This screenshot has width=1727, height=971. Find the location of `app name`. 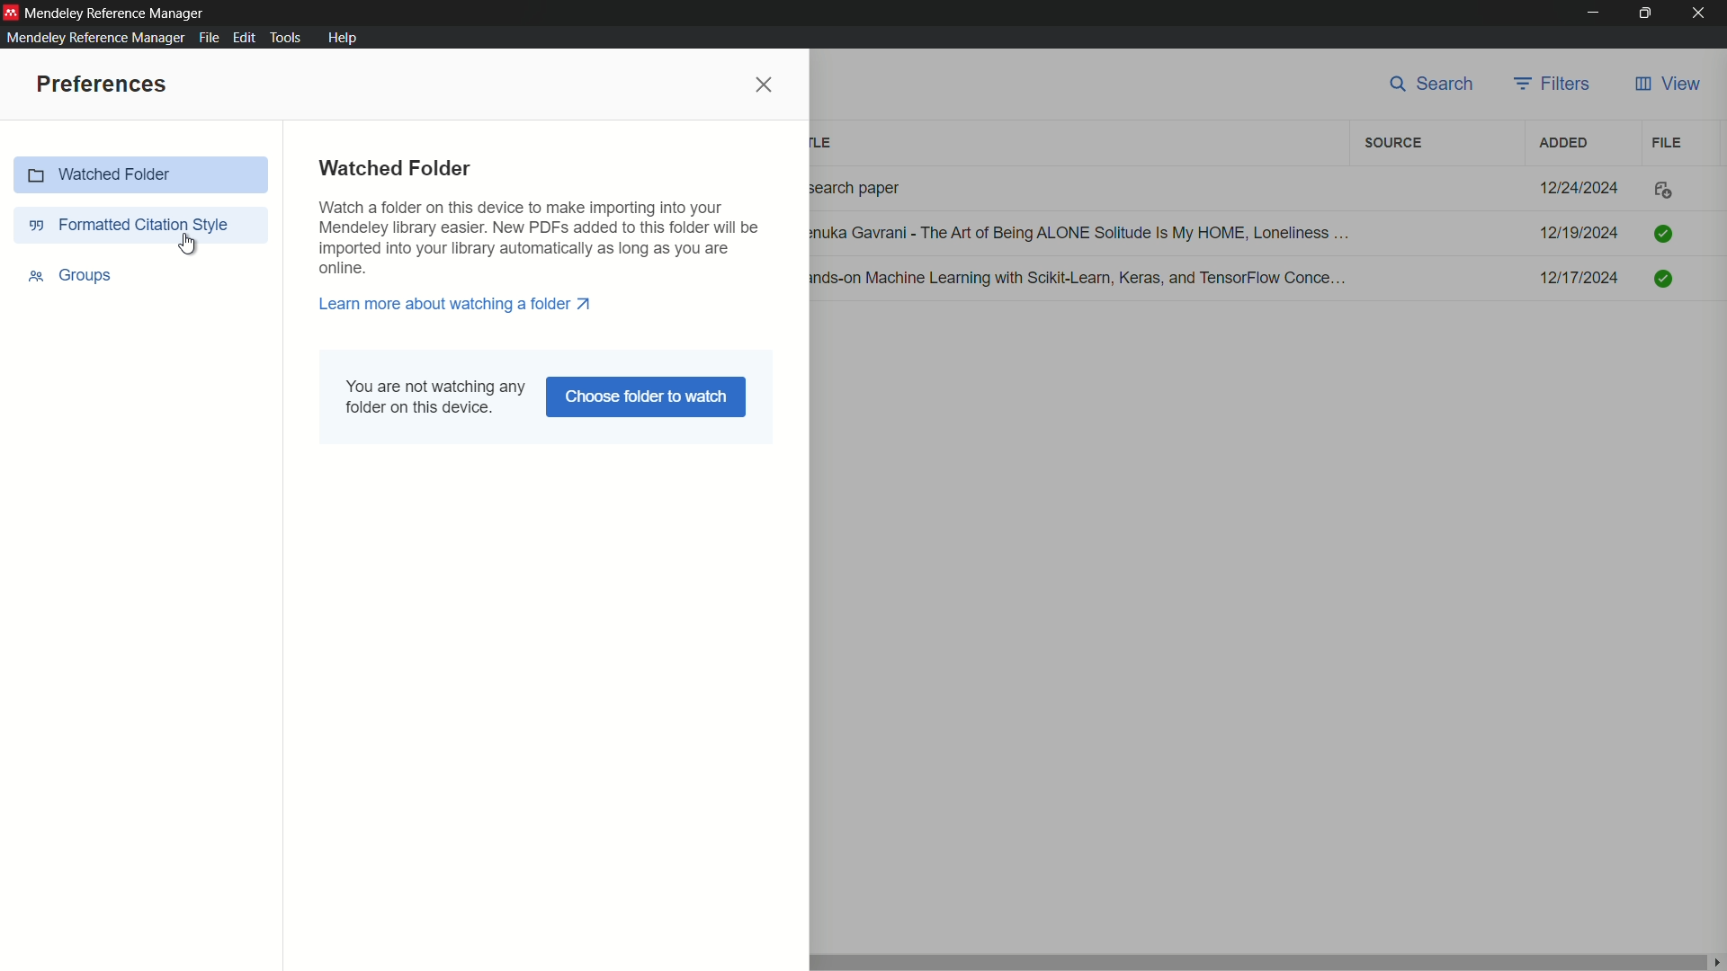

app name is located at coordinates (117, 12).